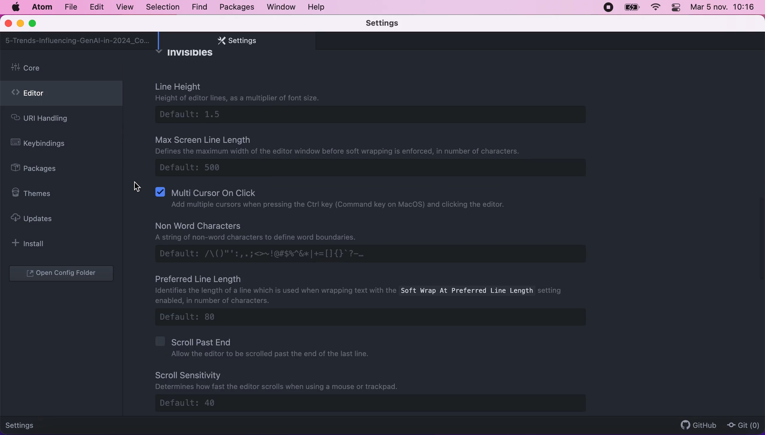 The width and height of the screenshot is (765, 435). I want to click on themes, so click(35, 193).